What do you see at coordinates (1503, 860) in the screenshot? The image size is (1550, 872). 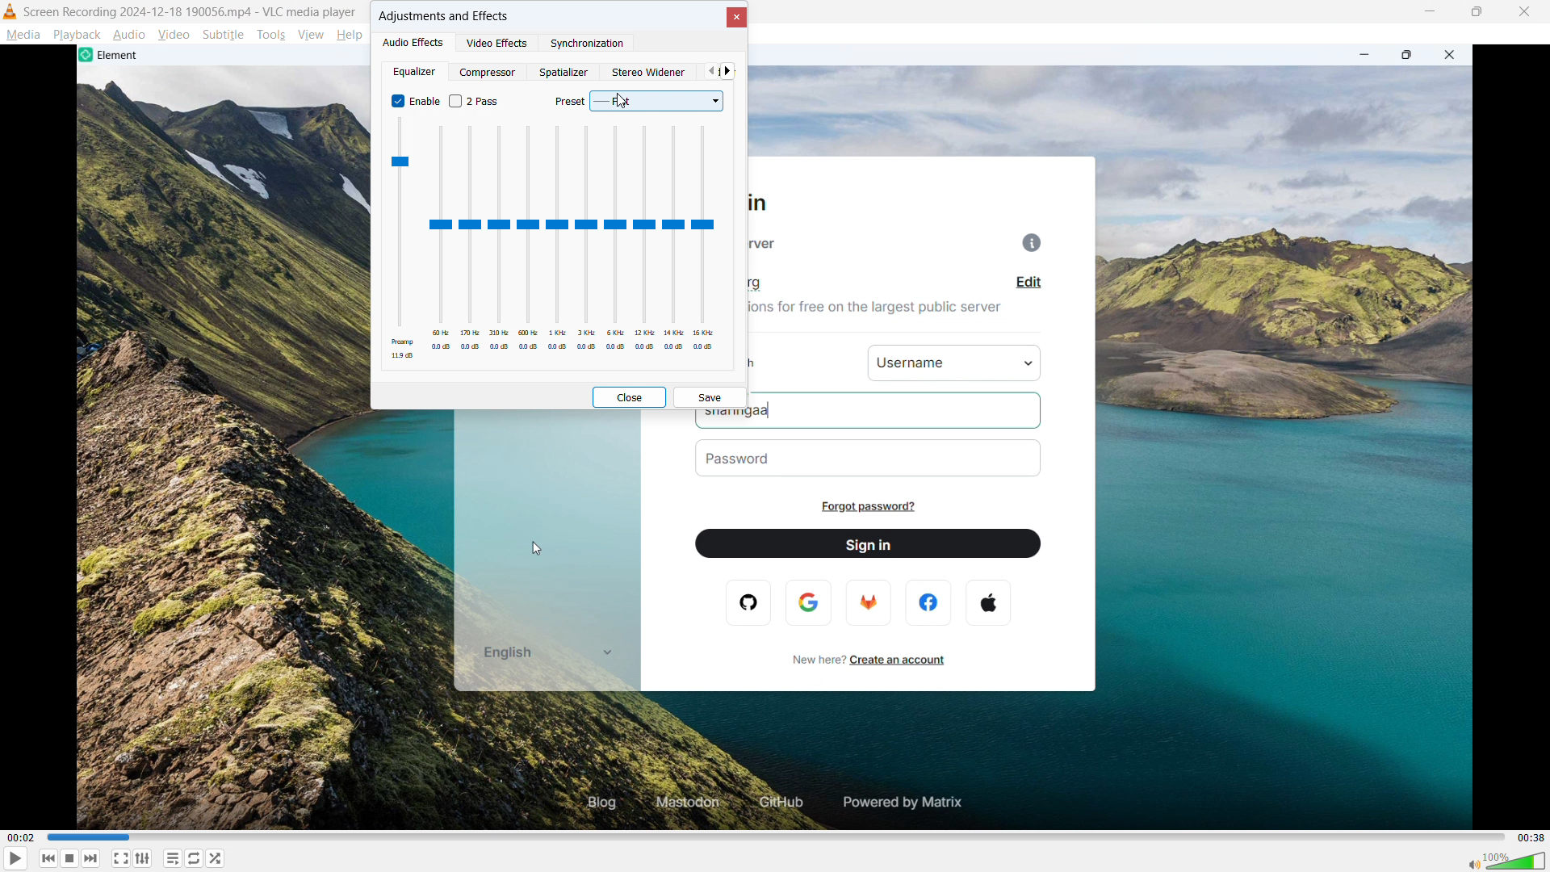 I see `volume bar` at bounding box center [1503, 860].